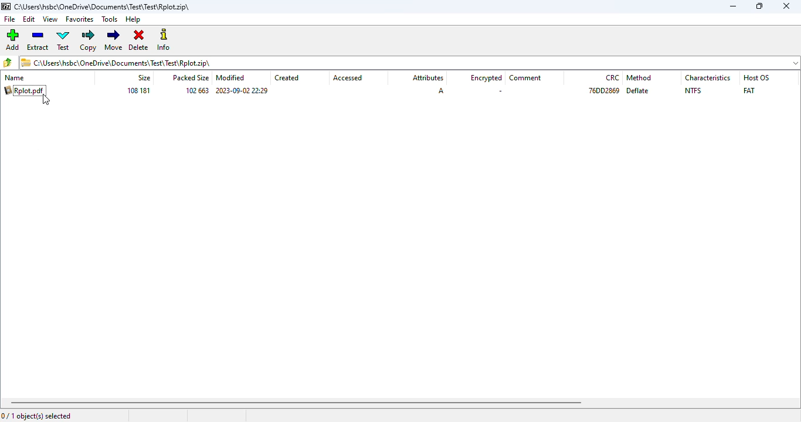 This screenshot has width=801, height=422. I want to click on host OS, so click(755, 77).